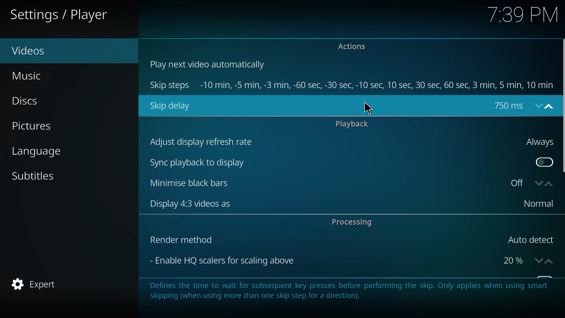 The width and height of the screenshot is (565, 318). What do you see at coordinates (368, 108) in the screenshot?
I see `cursor` at bounding box center [368, 108].